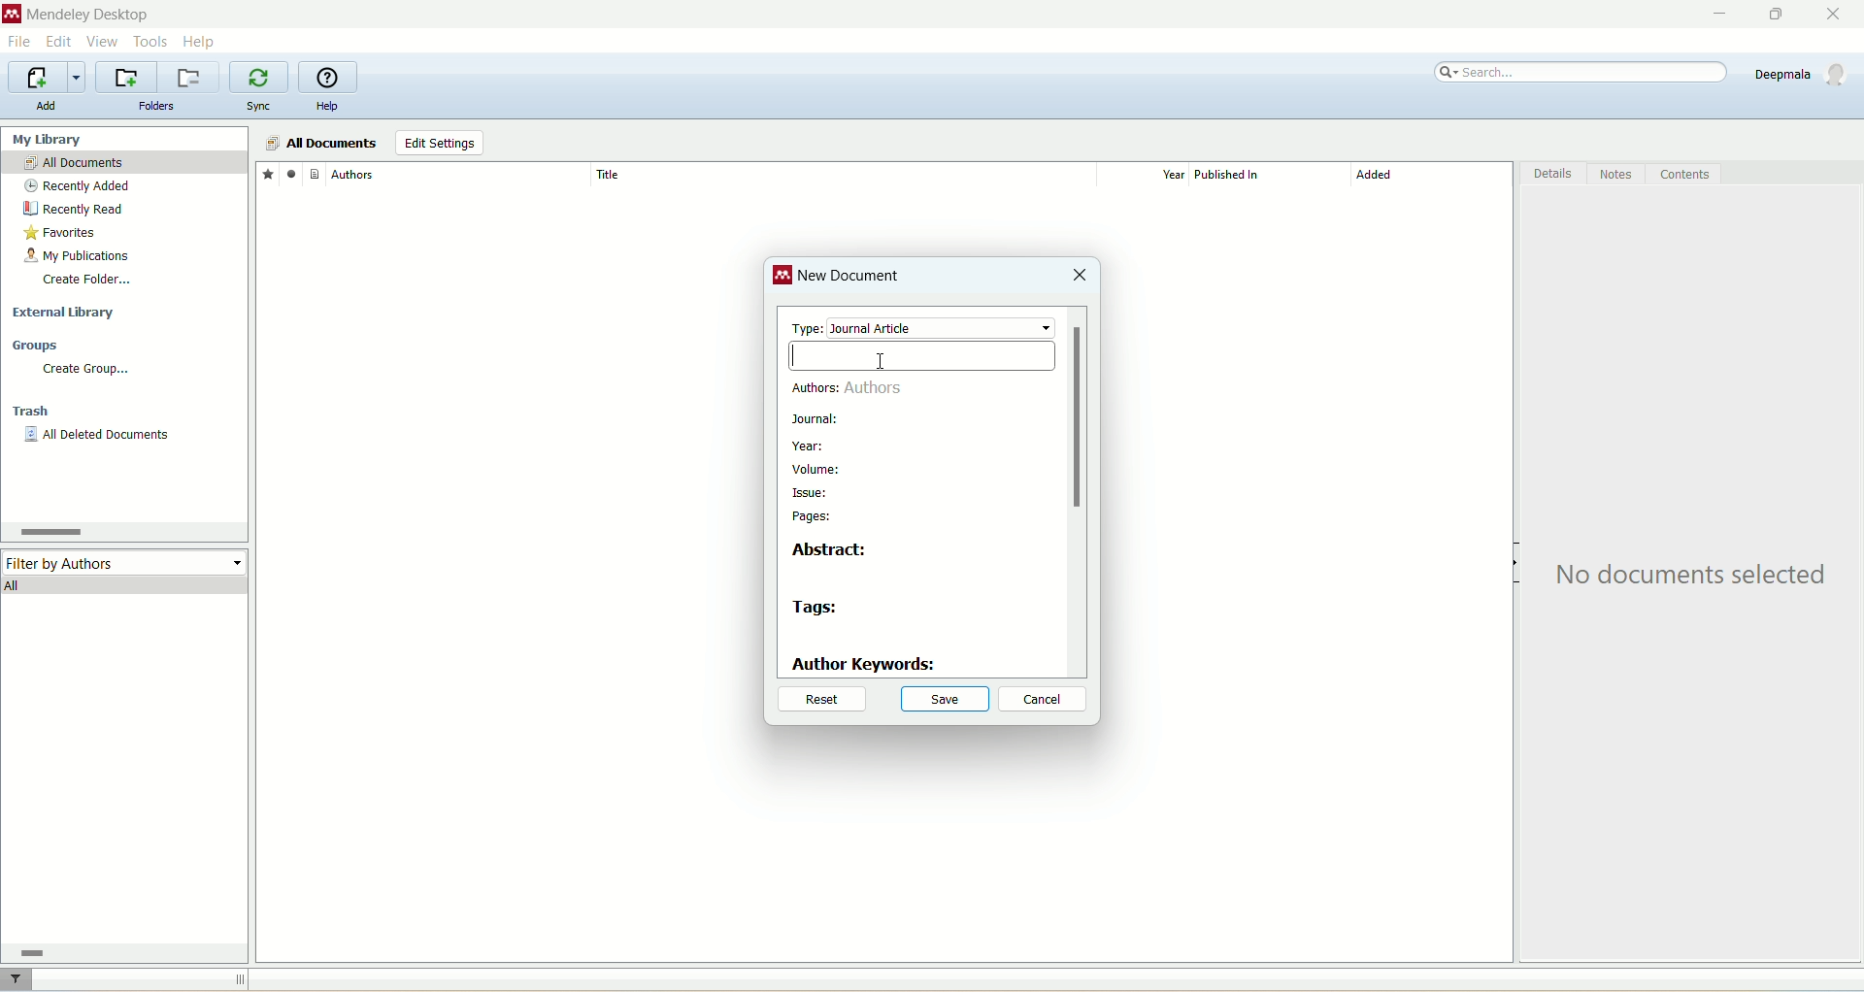 This screenshot has height=992, width=1864. Describe the element at coordinates (157, 107) in the screenshot. I see `folders` at that location.